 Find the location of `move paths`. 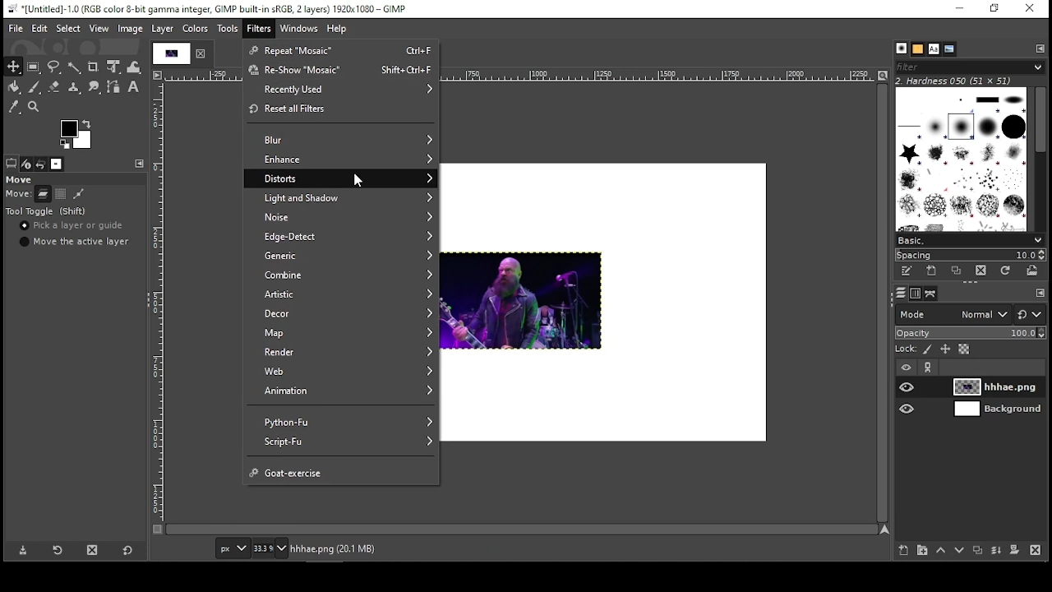

move paths is located at coordinates (79, 194).